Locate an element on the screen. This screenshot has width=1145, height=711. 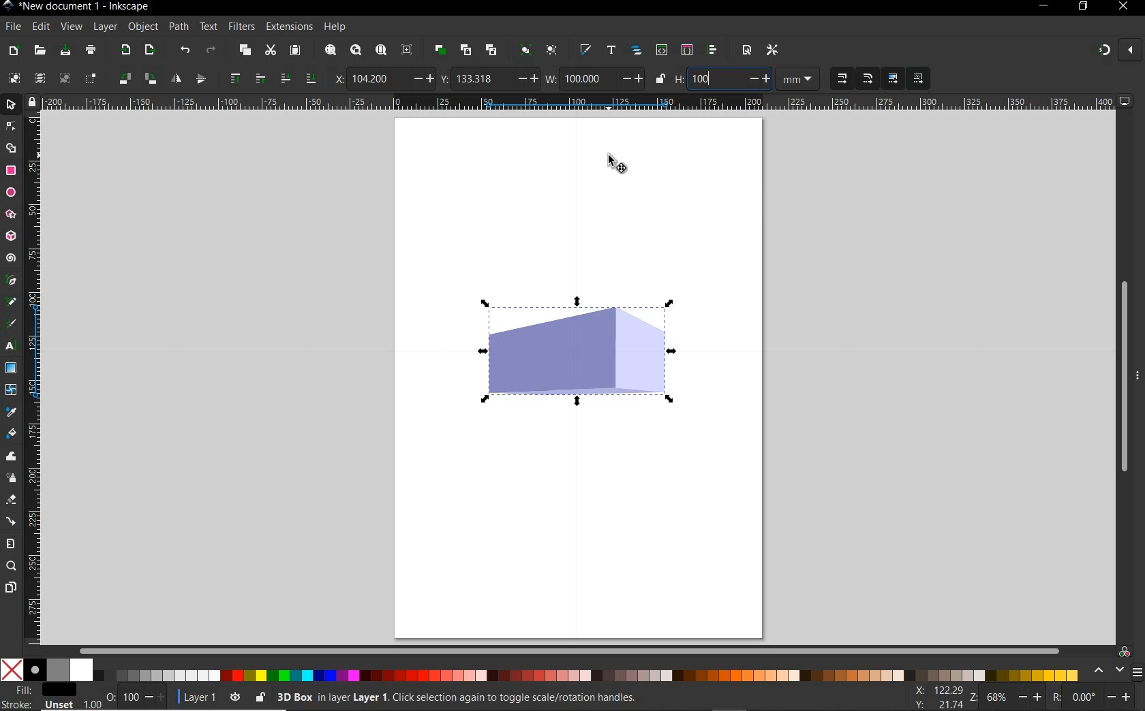
nothing selected is located at coordinates (110, 692).